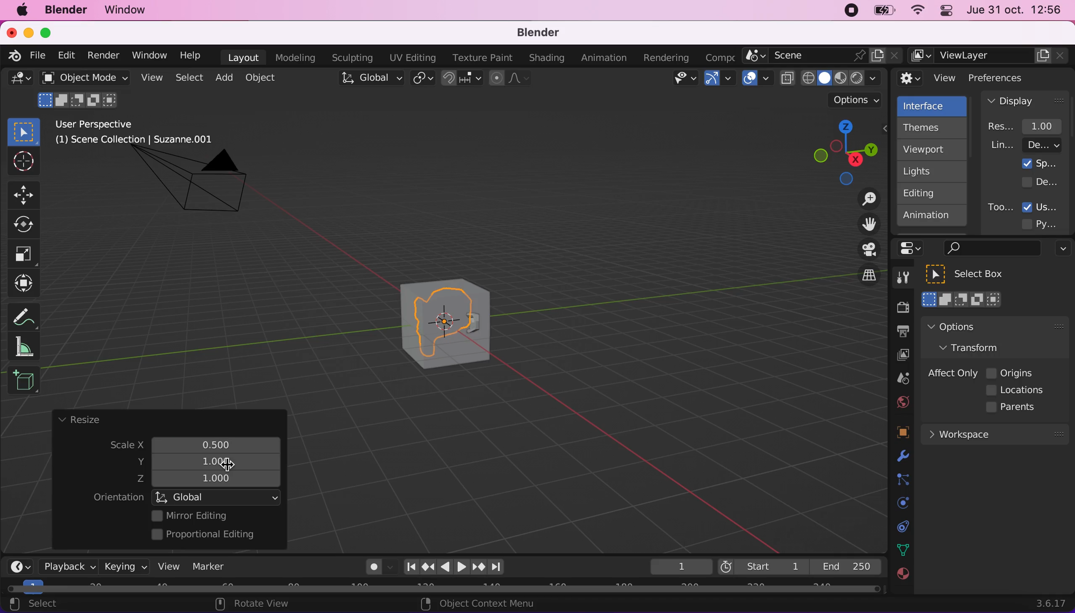  I want to click on switch the current view, so click(860, 283).